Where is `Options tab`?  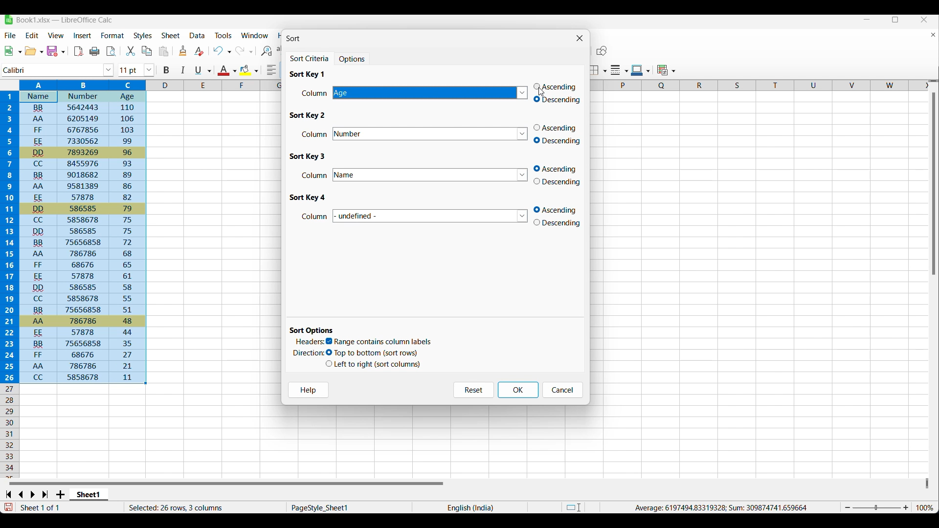 Options tab is located at coordinates (353, 58).